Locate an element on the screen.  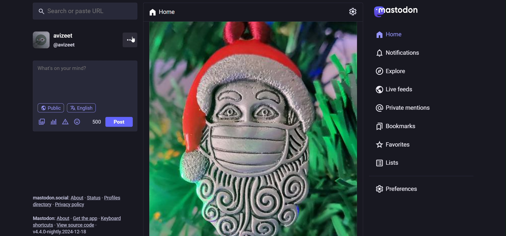
version is located at coordinates (65, 232).